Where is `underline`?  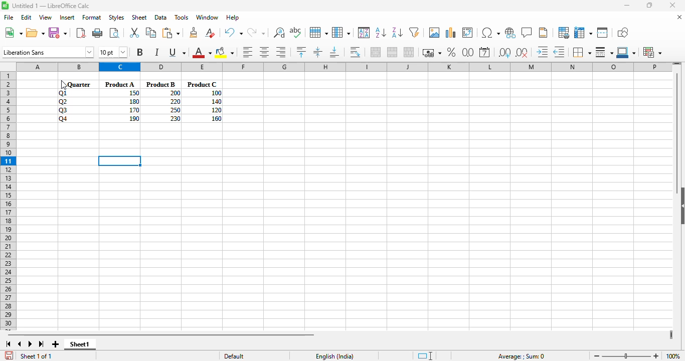 underline is located at coordinates (177, 52).